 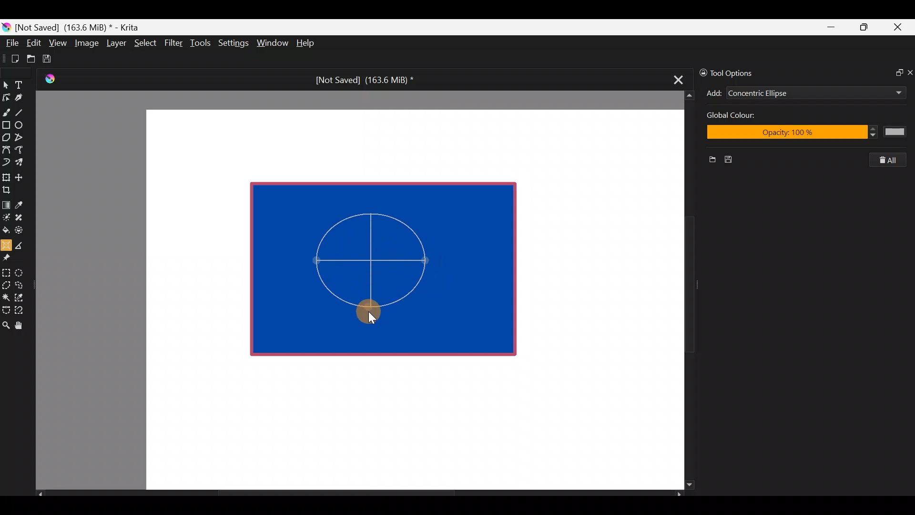 I want to click on Image, so click(x=86, y=43).